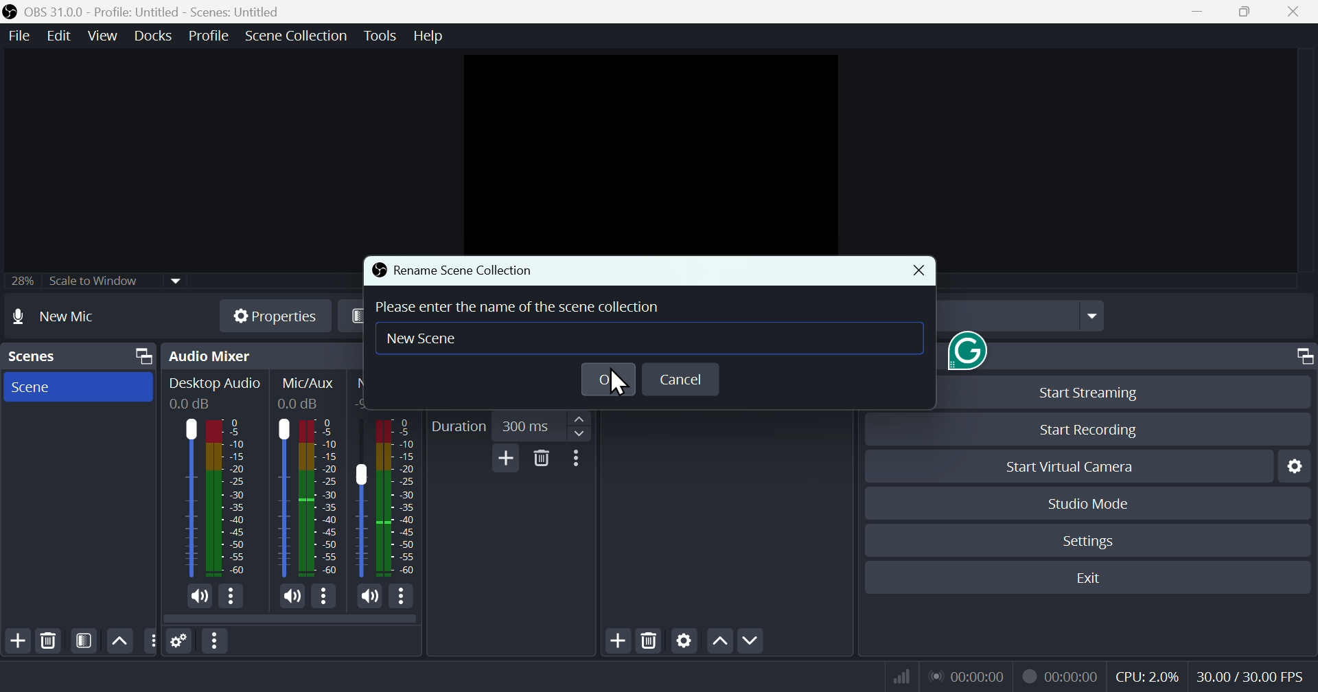 This screenshot has width=1318, height=692. I want to click on Rename scene collection, so click(465, 271).